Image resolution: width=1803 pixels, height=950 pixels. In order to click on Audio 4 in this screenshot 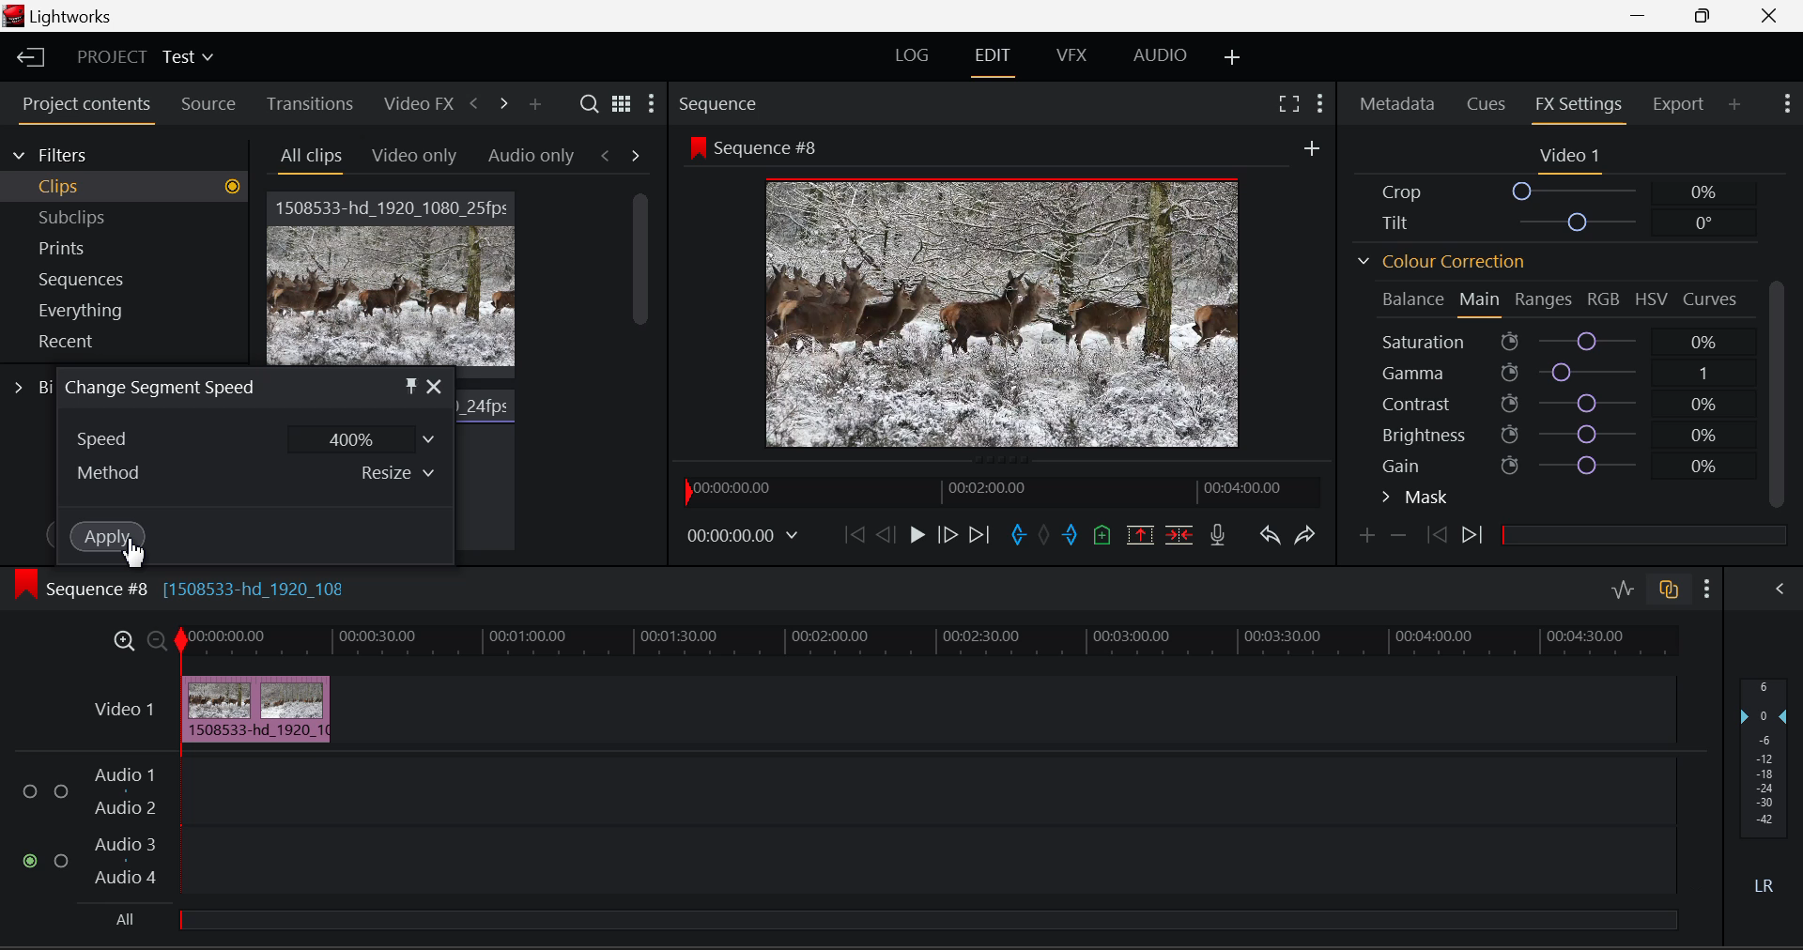, I will do `click(129, 879)`.